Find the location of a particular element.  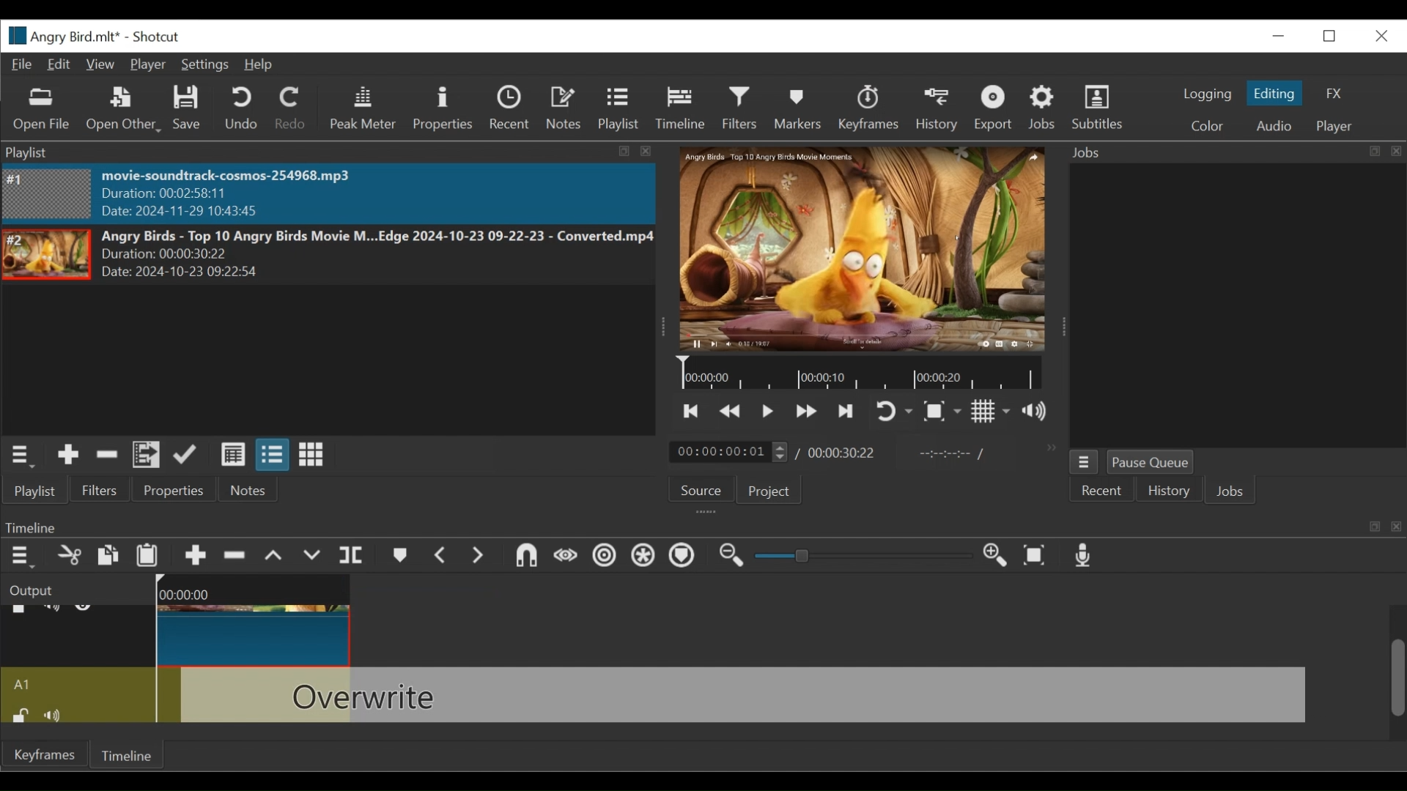

Skip to the next point is located at coordinates (847, 412).